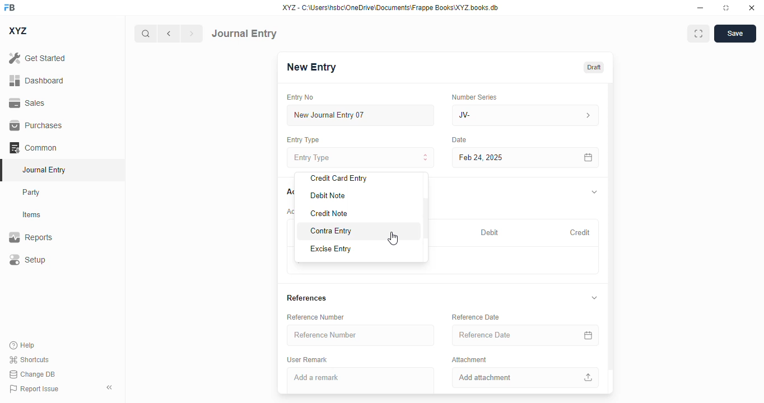 The height and width of the screenshot is (403, 764). What do you see at coordinates (502, 335) in the screenshot?
I see `reference date` at bounding box center [502, 335].